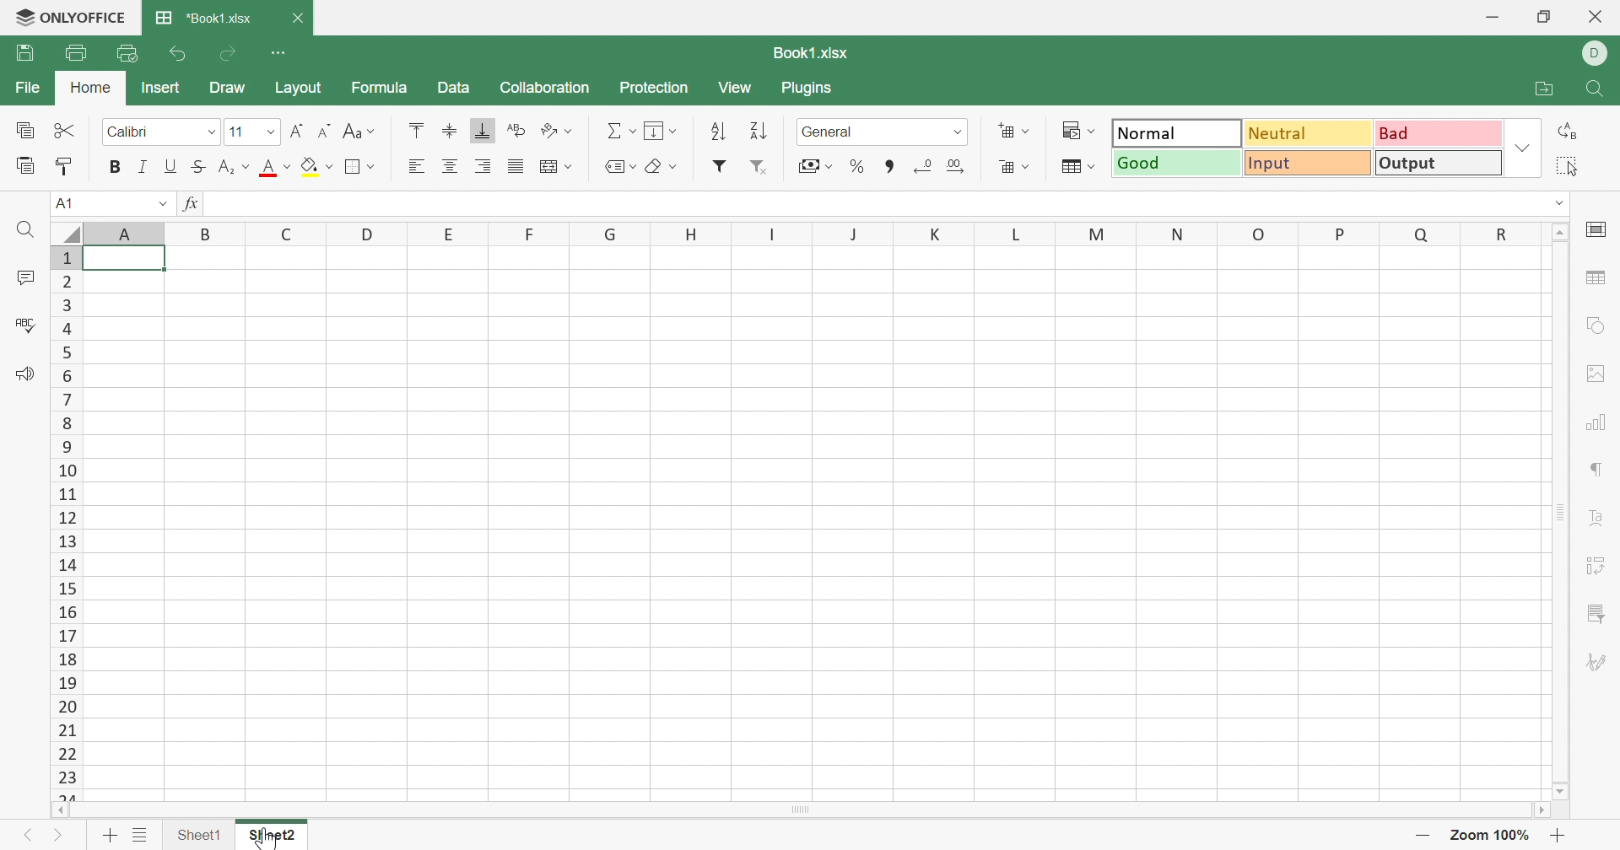 The height and width of the screenshot is (850, 1620). What do you see at coordinates (133, 266) in the screenshot?
I see `Cell A1 highlighted` at bounding box center [133, 266].